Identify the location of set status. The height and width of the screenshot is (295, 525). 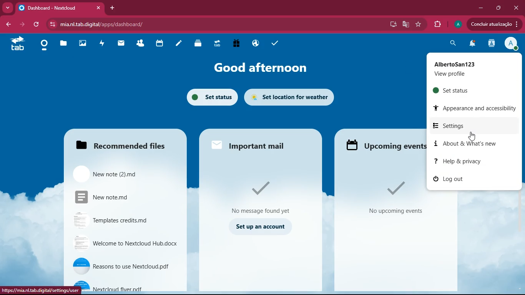
(464, 91).